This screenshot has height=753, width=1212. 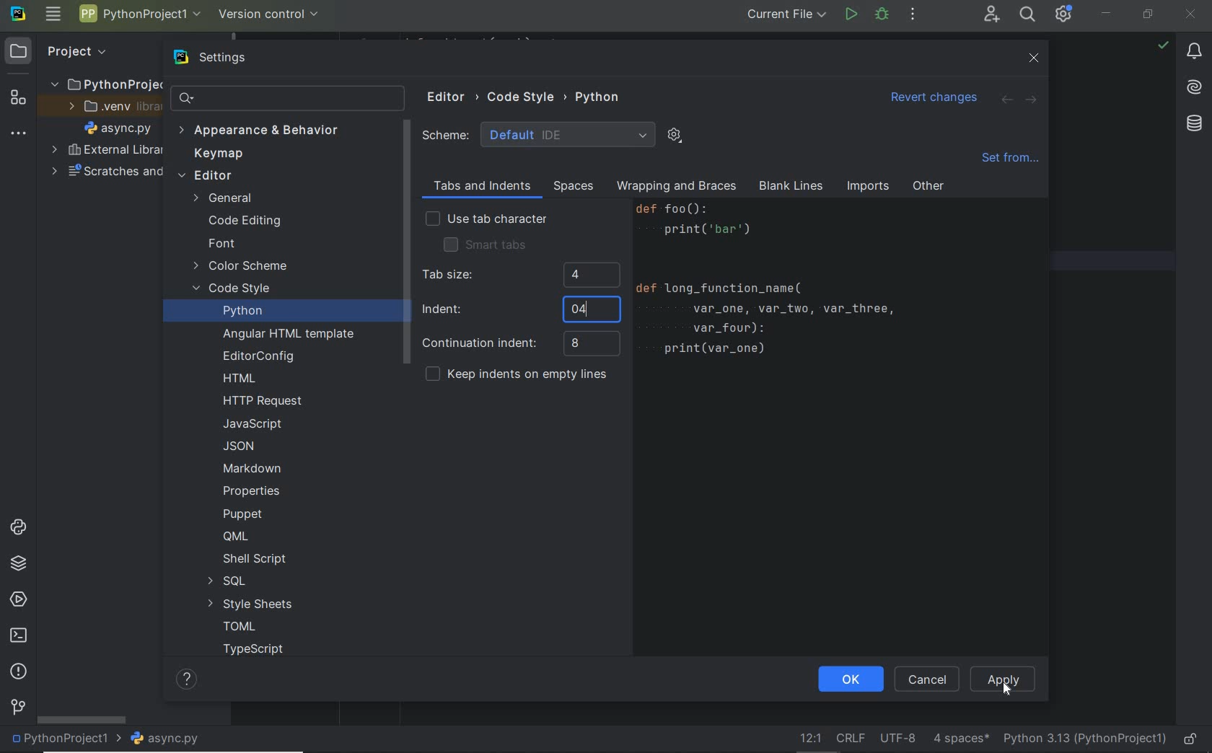 I want to click on more tool windows, so click(x=18, y=134).